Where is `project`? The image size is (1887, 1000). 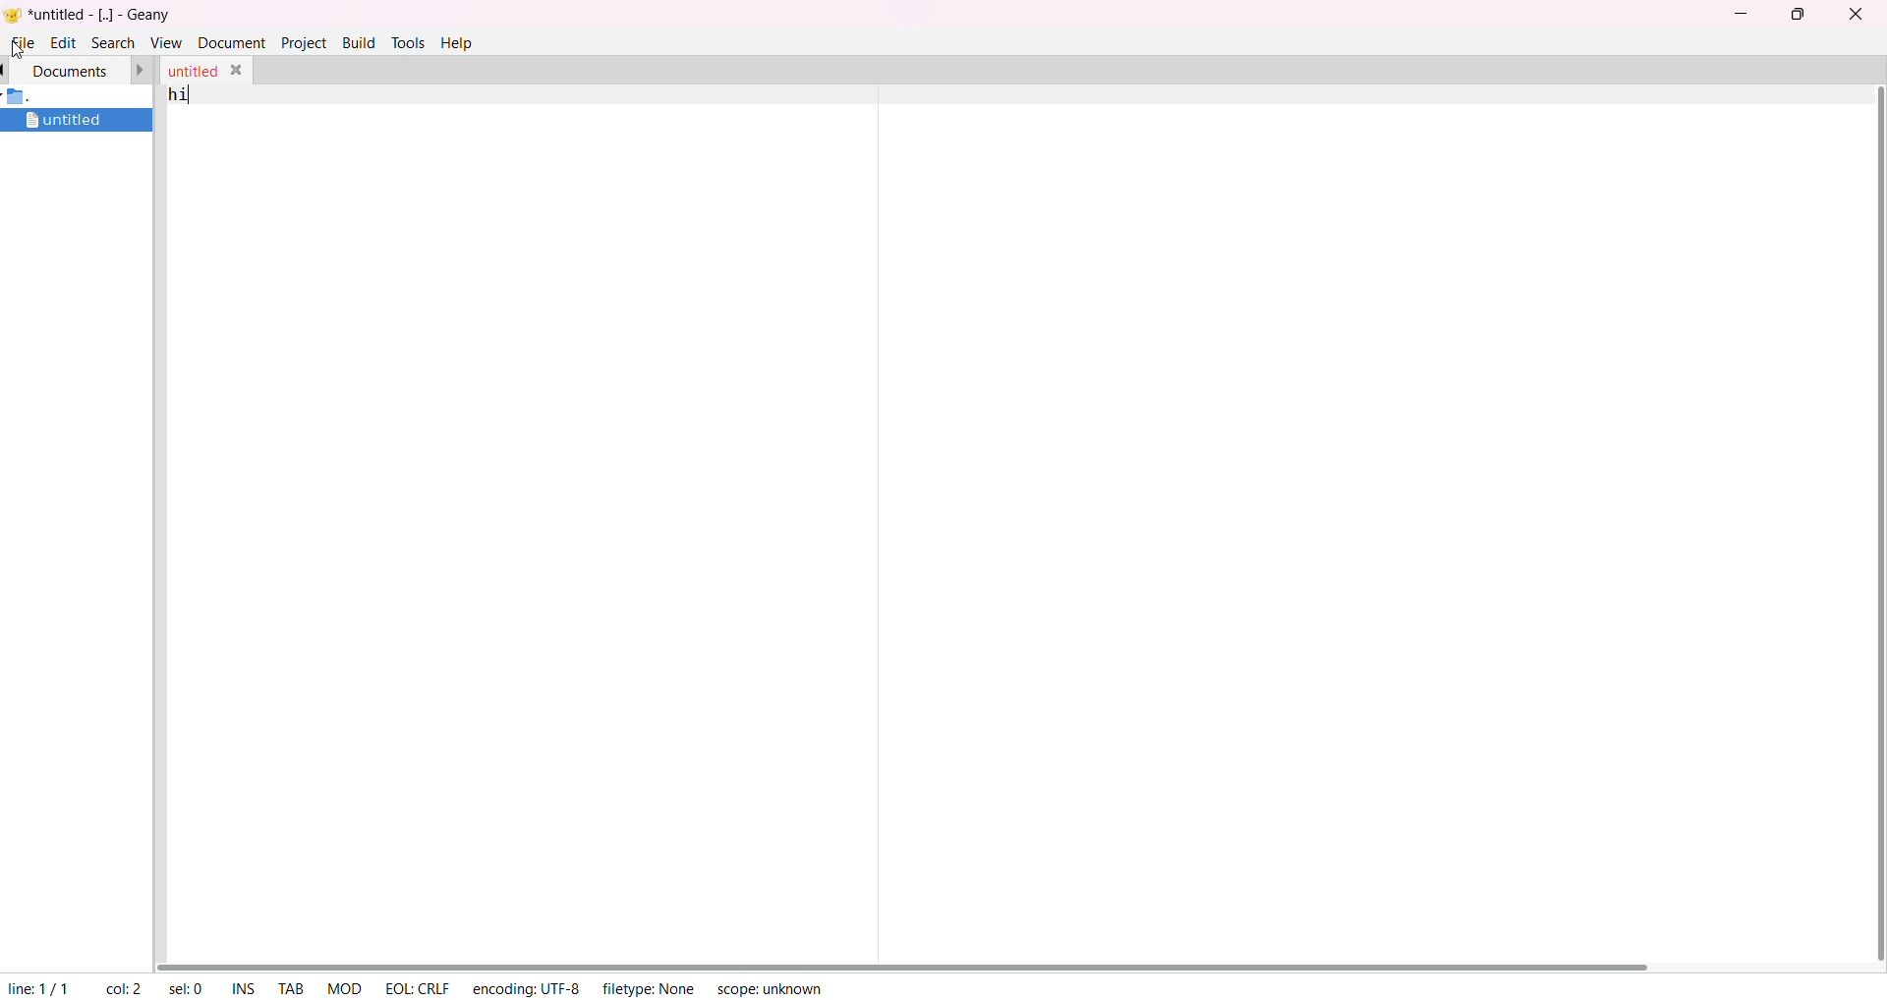 project is located at coordinates (304, 42).